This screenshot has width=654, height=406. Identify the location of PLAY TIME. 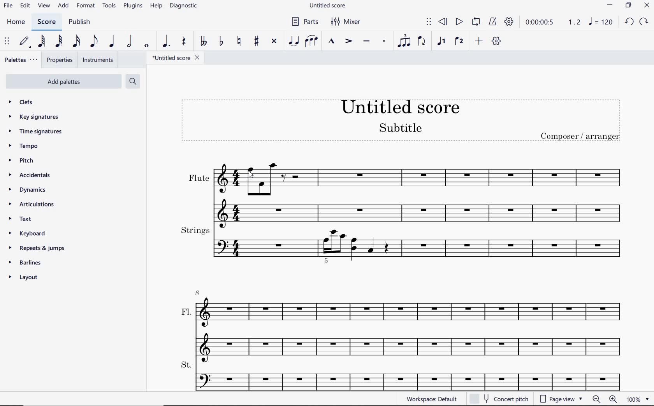
(552, 22).